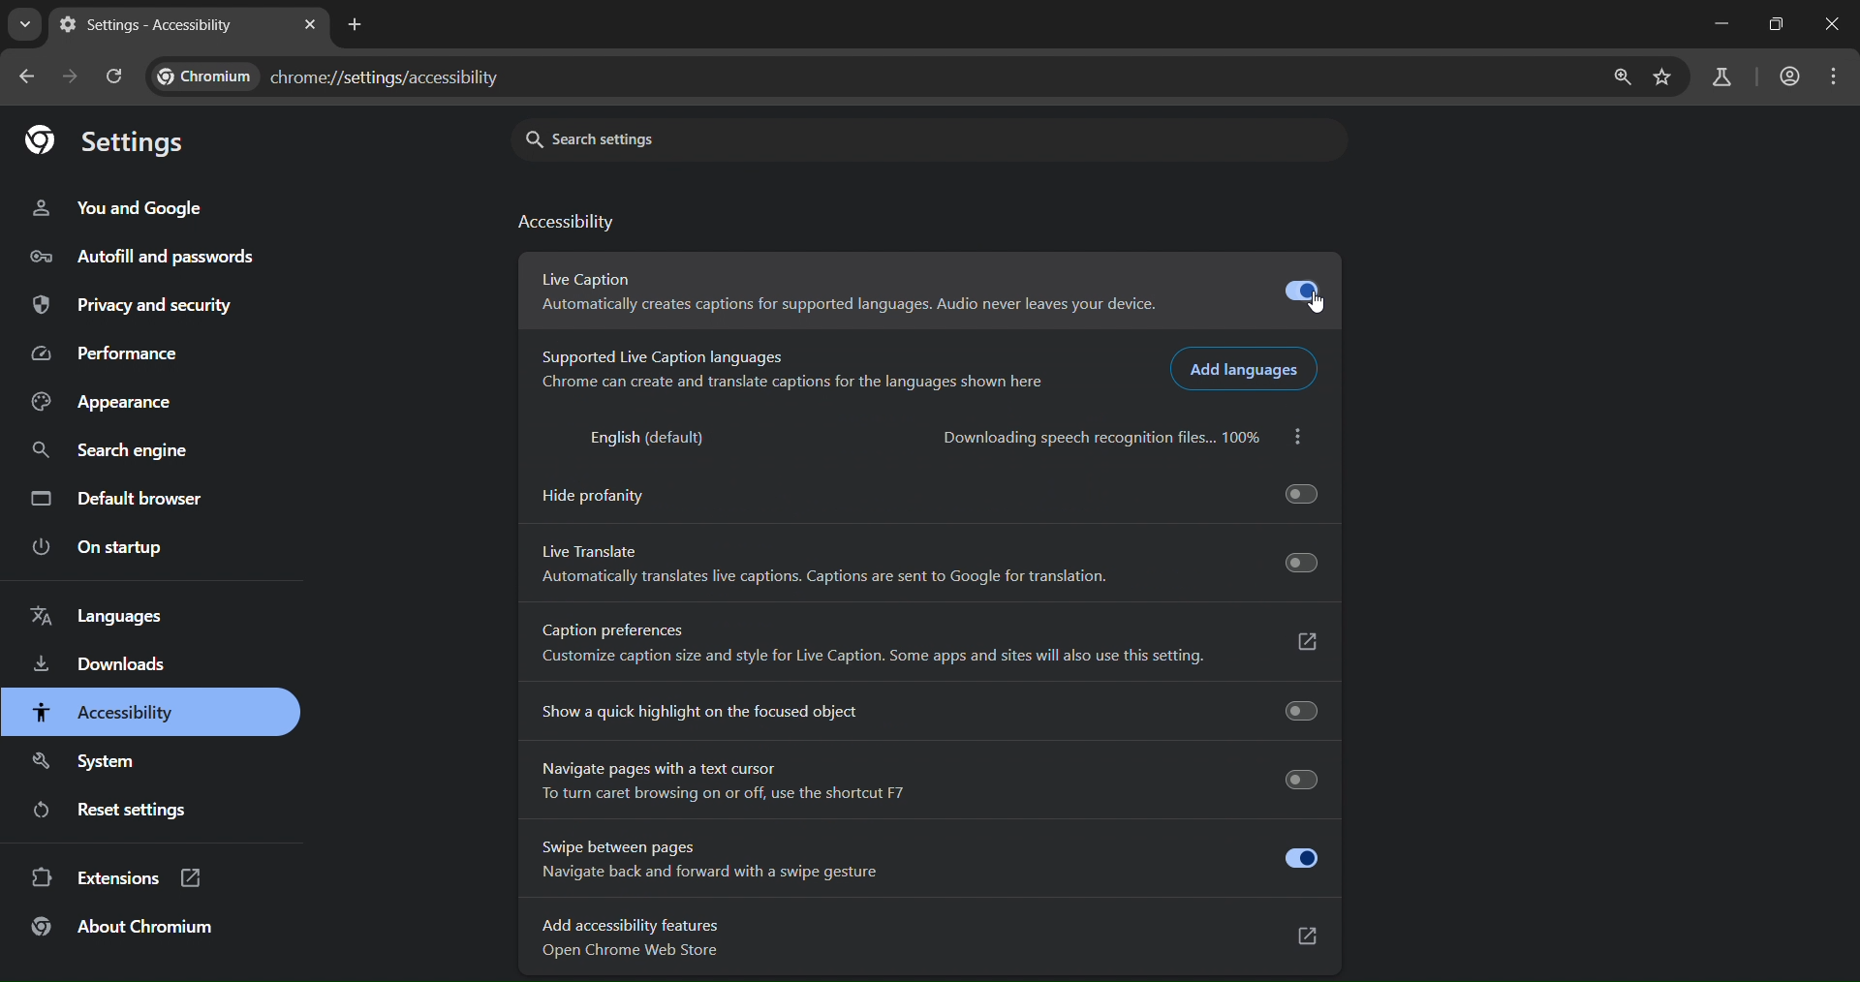  I want to click on new tab, so click(358, 26).